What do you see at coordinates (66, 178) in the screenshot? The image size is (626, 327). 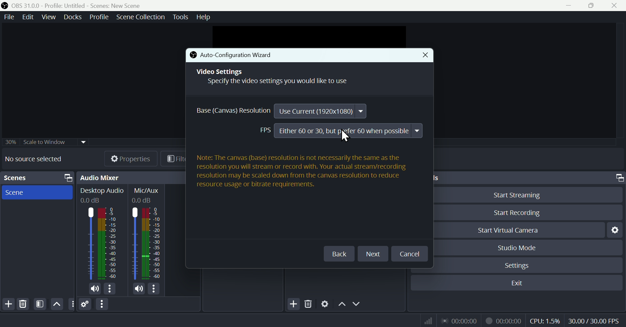 I see `screen resize` at bounding box center [66, 178].